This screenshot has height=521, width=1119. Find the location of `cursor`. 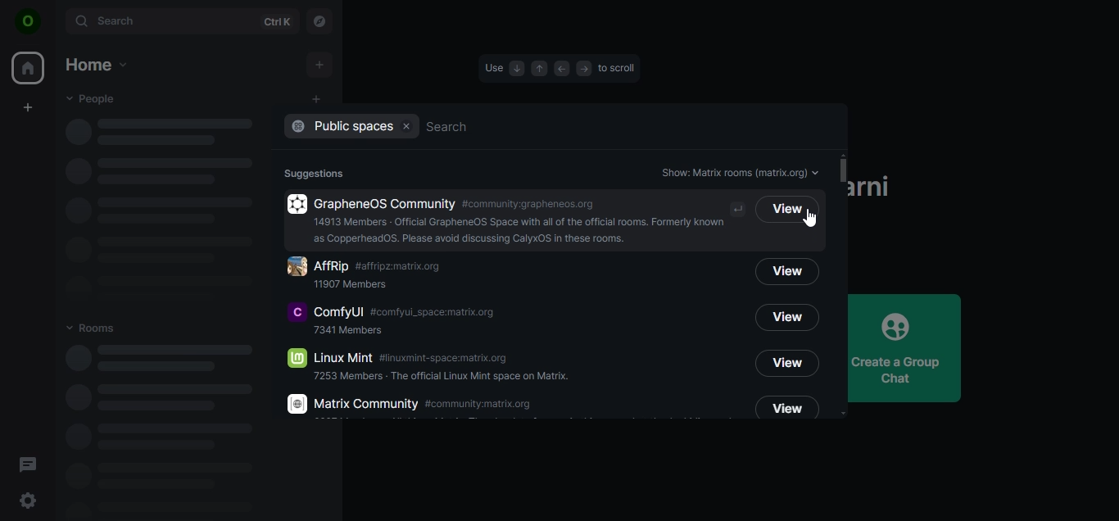

cursor is located at coordinates (809, 220).